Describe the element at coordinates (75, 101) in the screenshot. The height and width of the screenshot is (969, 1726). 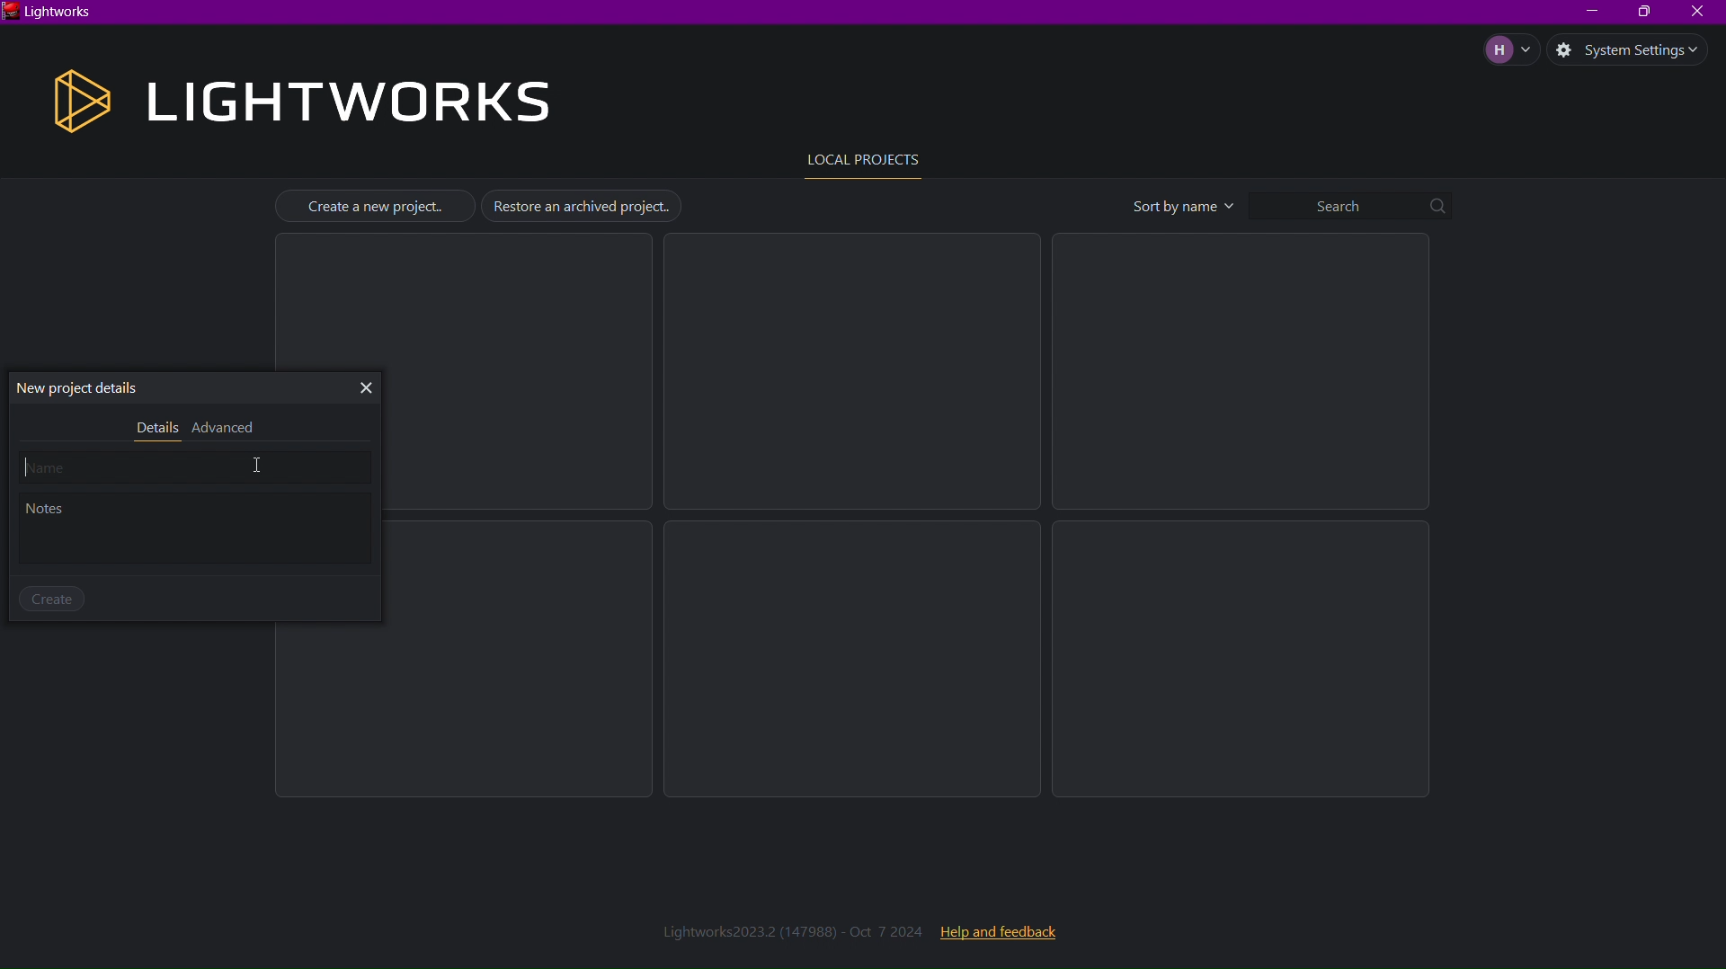
I see `Logo` at that location.